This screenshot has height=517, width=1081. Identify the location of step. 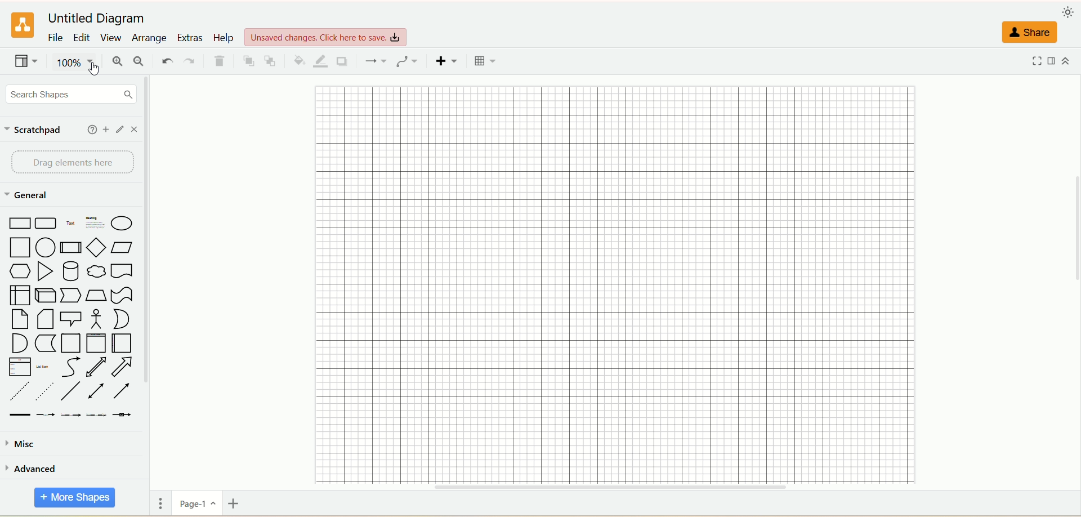
(70, 295).